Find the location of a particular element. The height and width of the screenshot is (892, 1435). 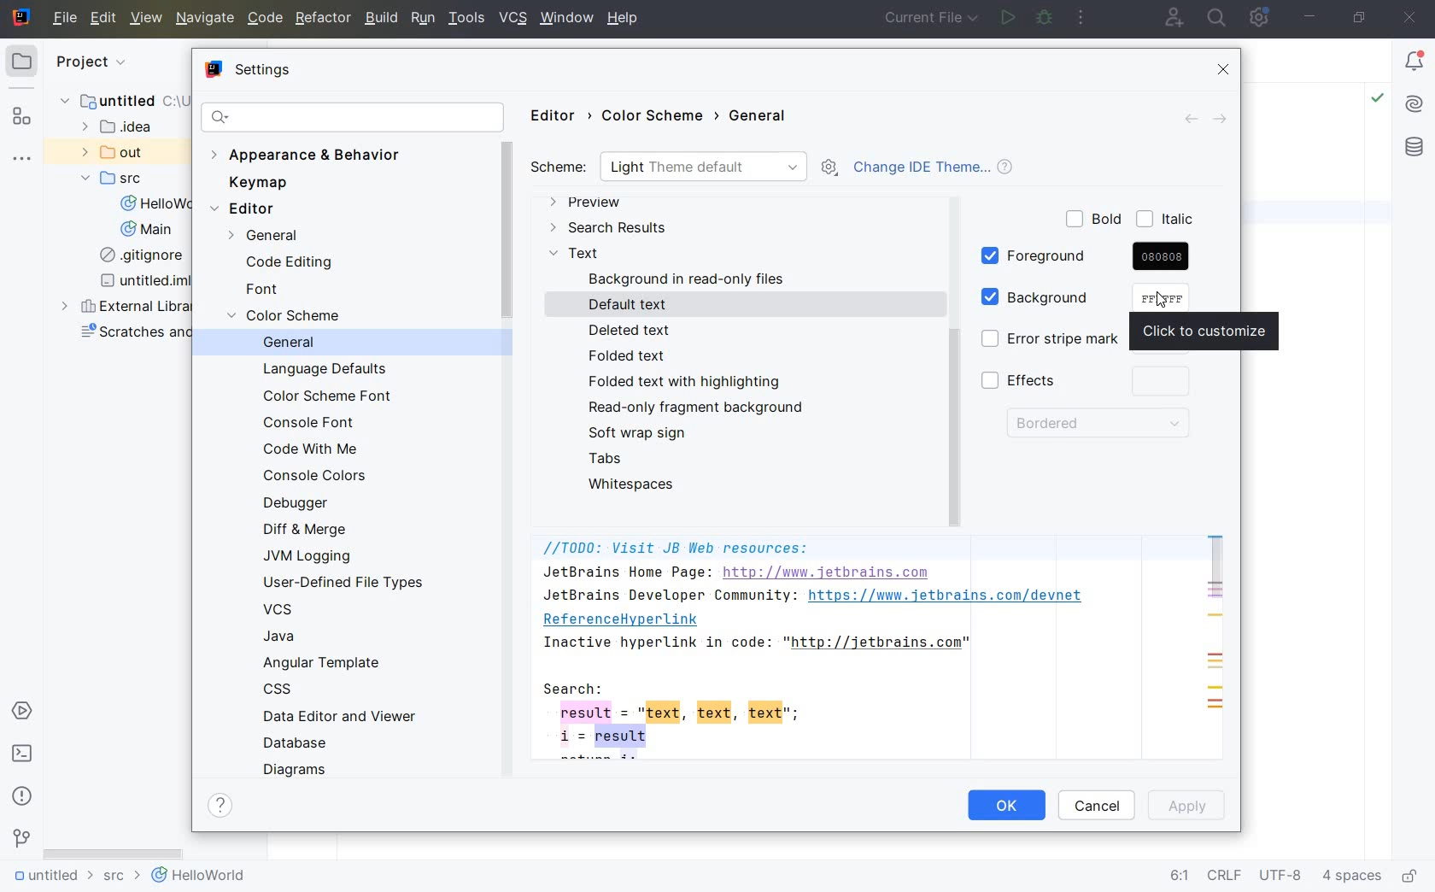

CANCEL is located at coordinates (1098, 806).